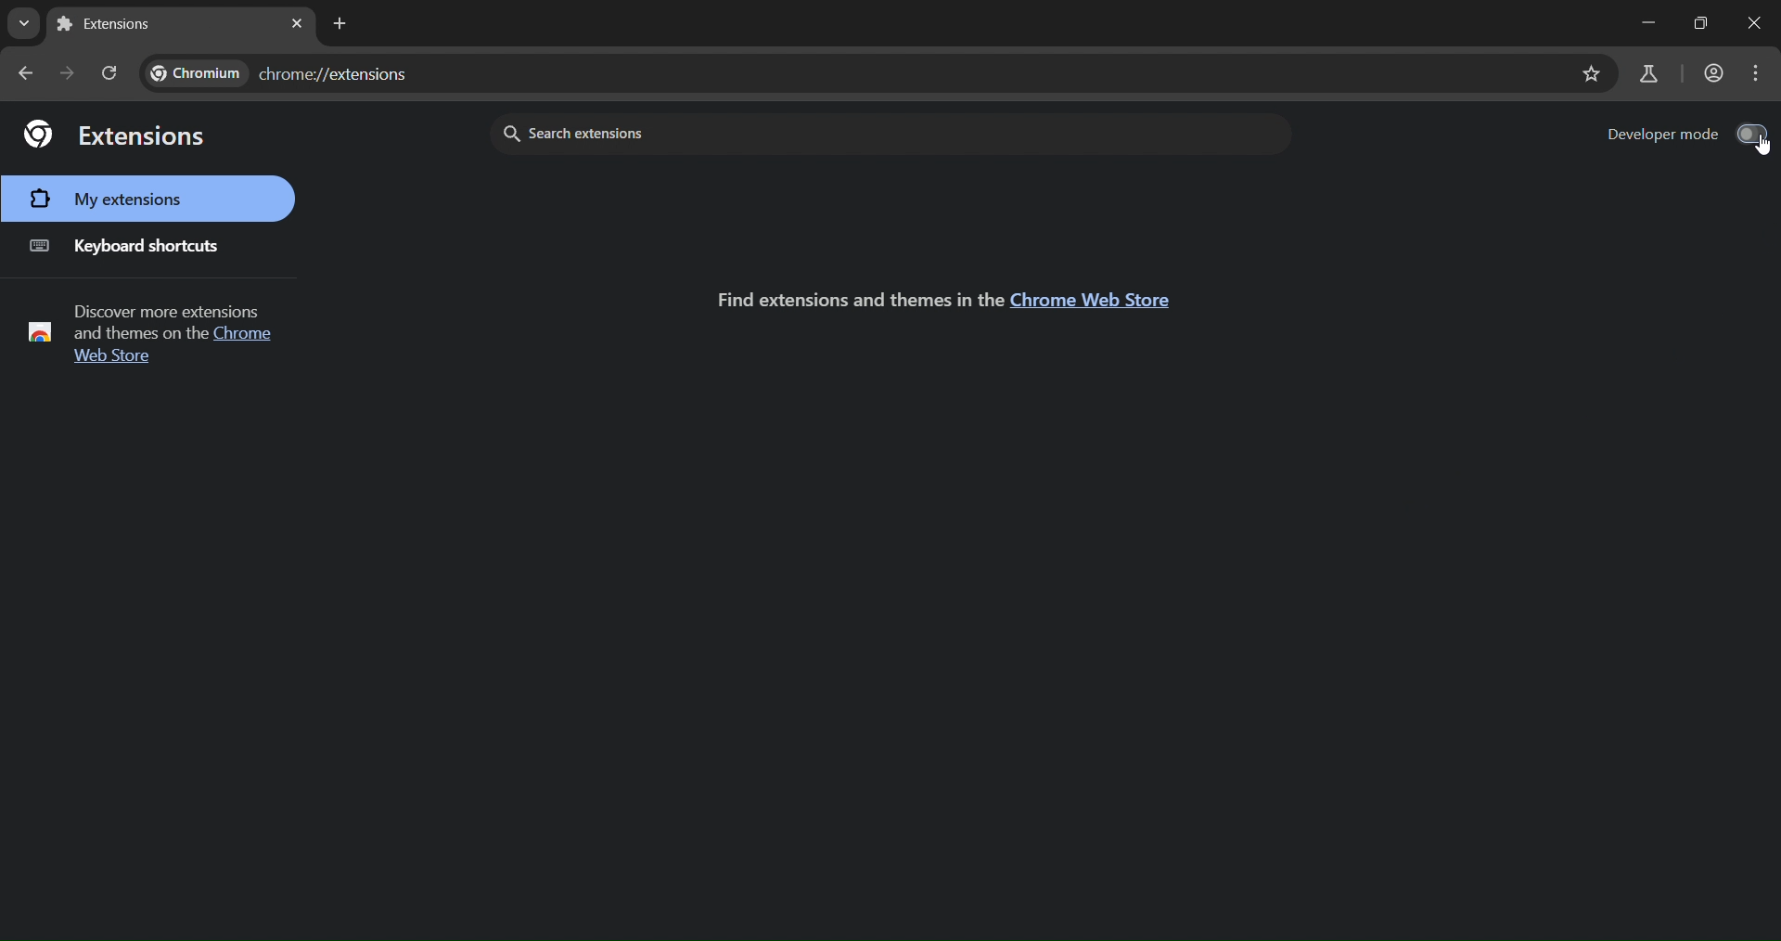 The image size is (1781, 941). Describe the element at coordinates (156, 333) in the screenshot. I see `Discover more extensions and themes on the Chrome Web Store` at that location.